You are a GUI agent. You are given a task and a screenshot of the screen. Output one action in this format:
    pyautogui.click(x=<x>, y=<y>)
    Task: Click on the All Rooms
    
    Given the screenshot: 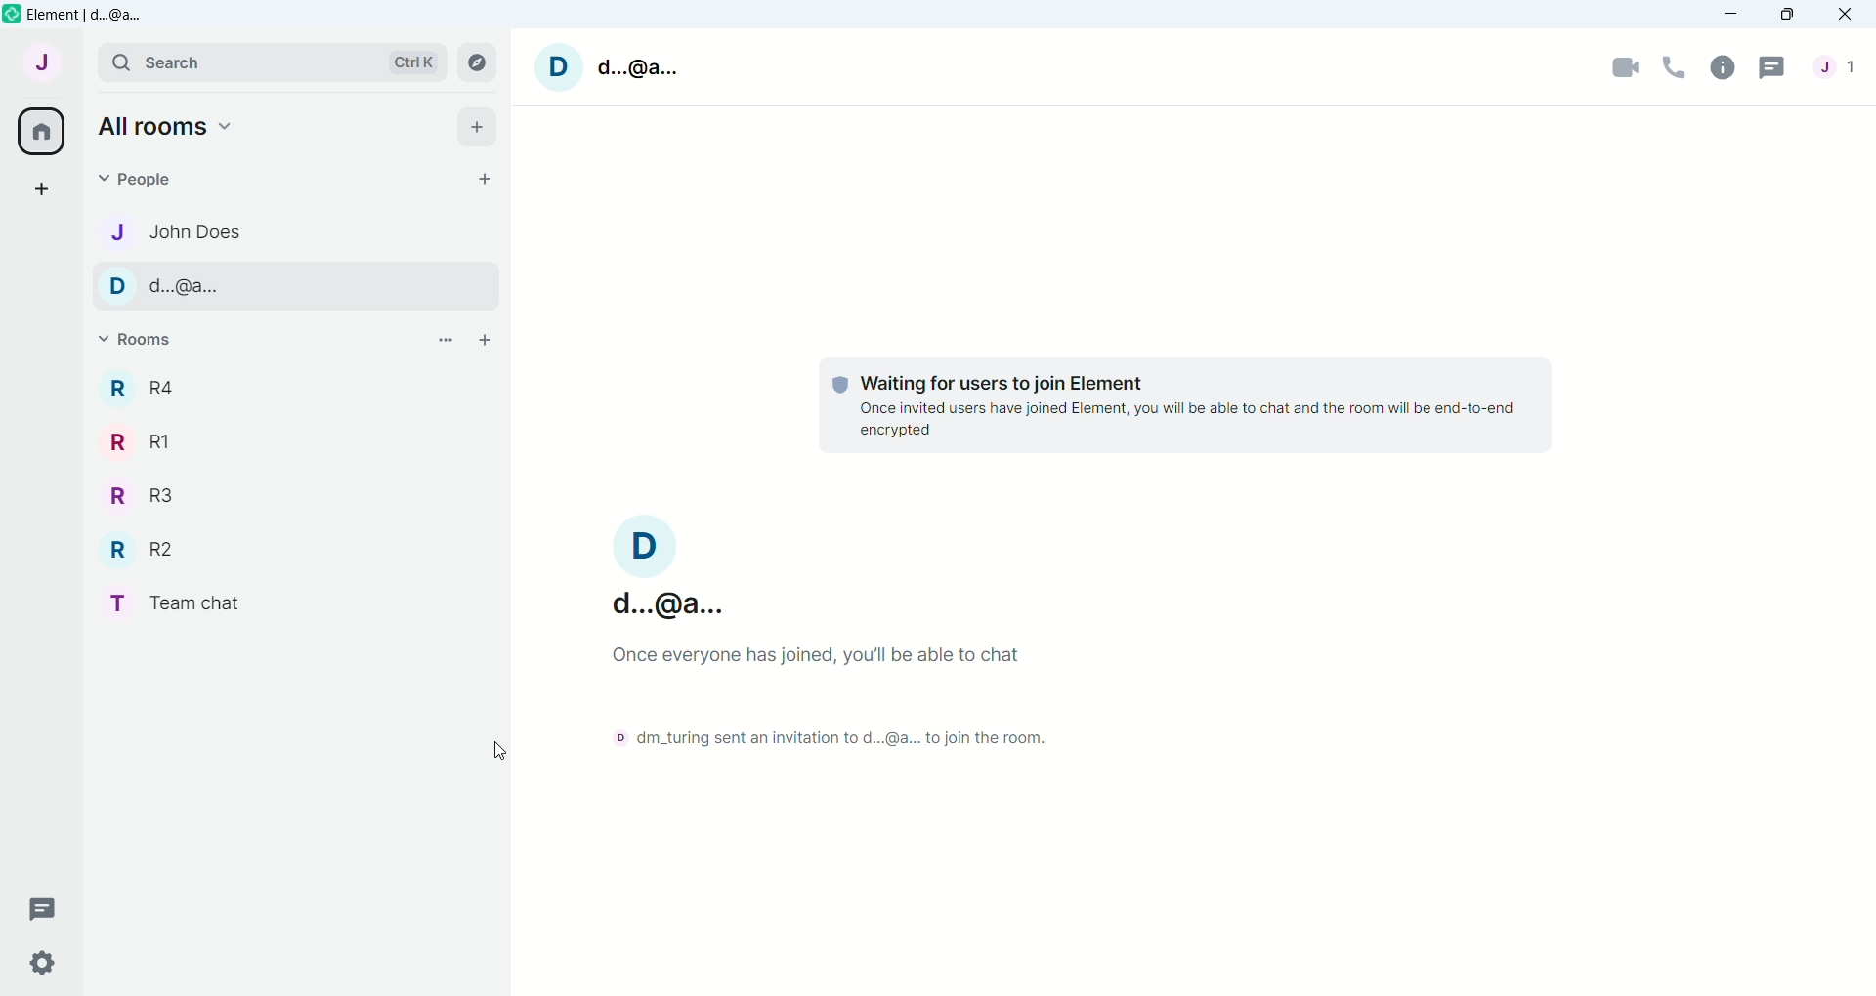 What is the action you would take?
    pyautogui.click(x=42, y=132)
    